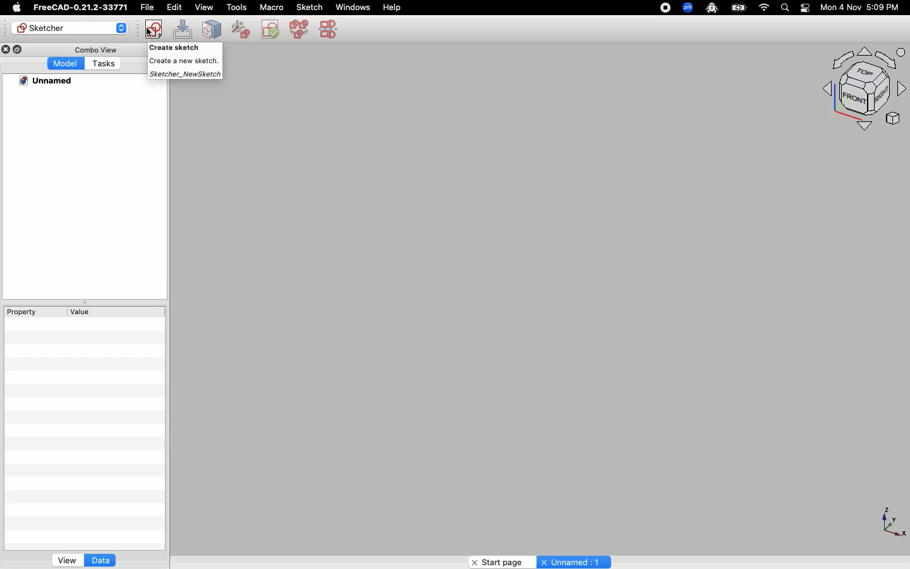 The height and width of the screenshot is (569, 910). I want to click on Apple Logo, so click(19, 7).